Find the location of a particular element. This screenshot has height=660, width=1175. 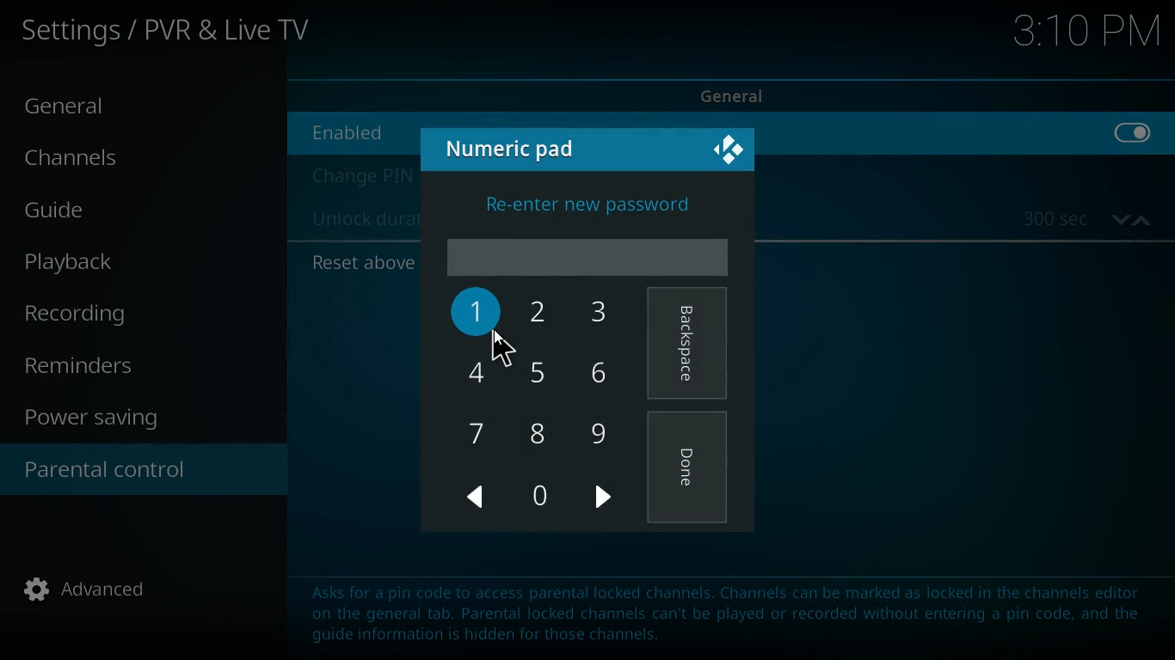

3 is located at coordinates (601, 312).